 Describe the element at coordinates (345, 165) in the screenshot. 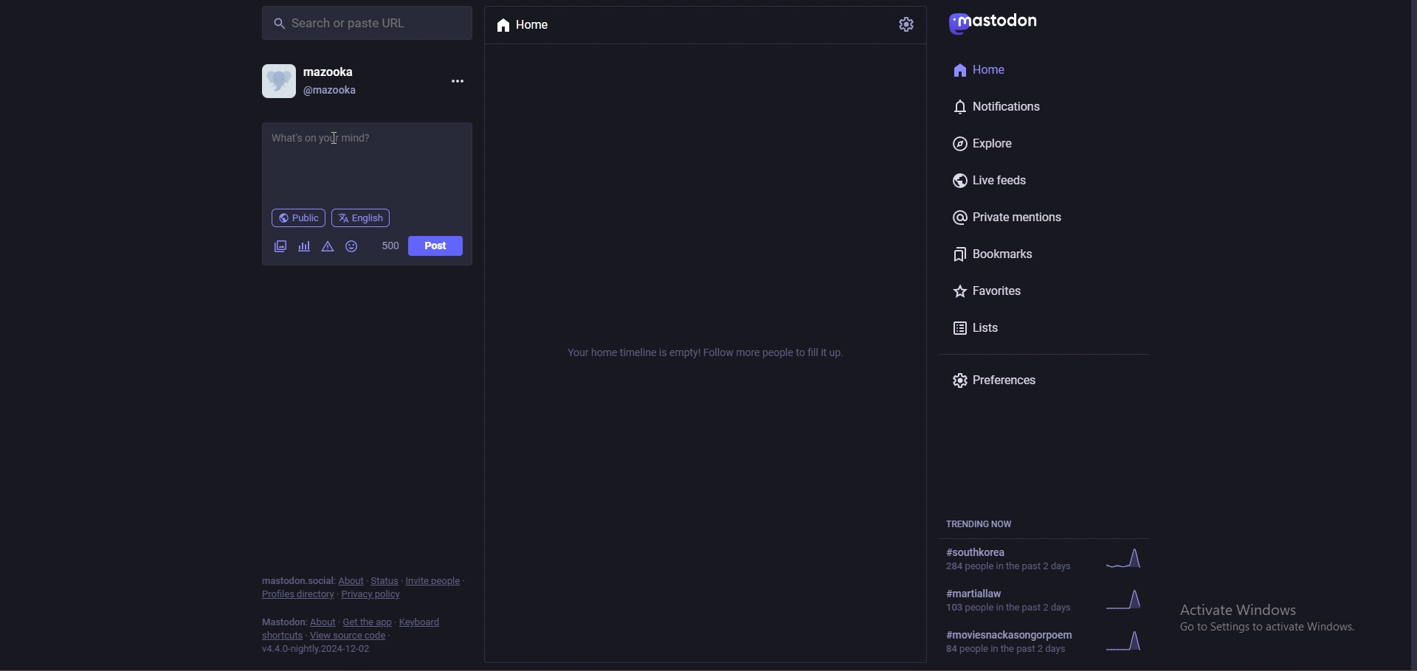

I see `status update` at that location.